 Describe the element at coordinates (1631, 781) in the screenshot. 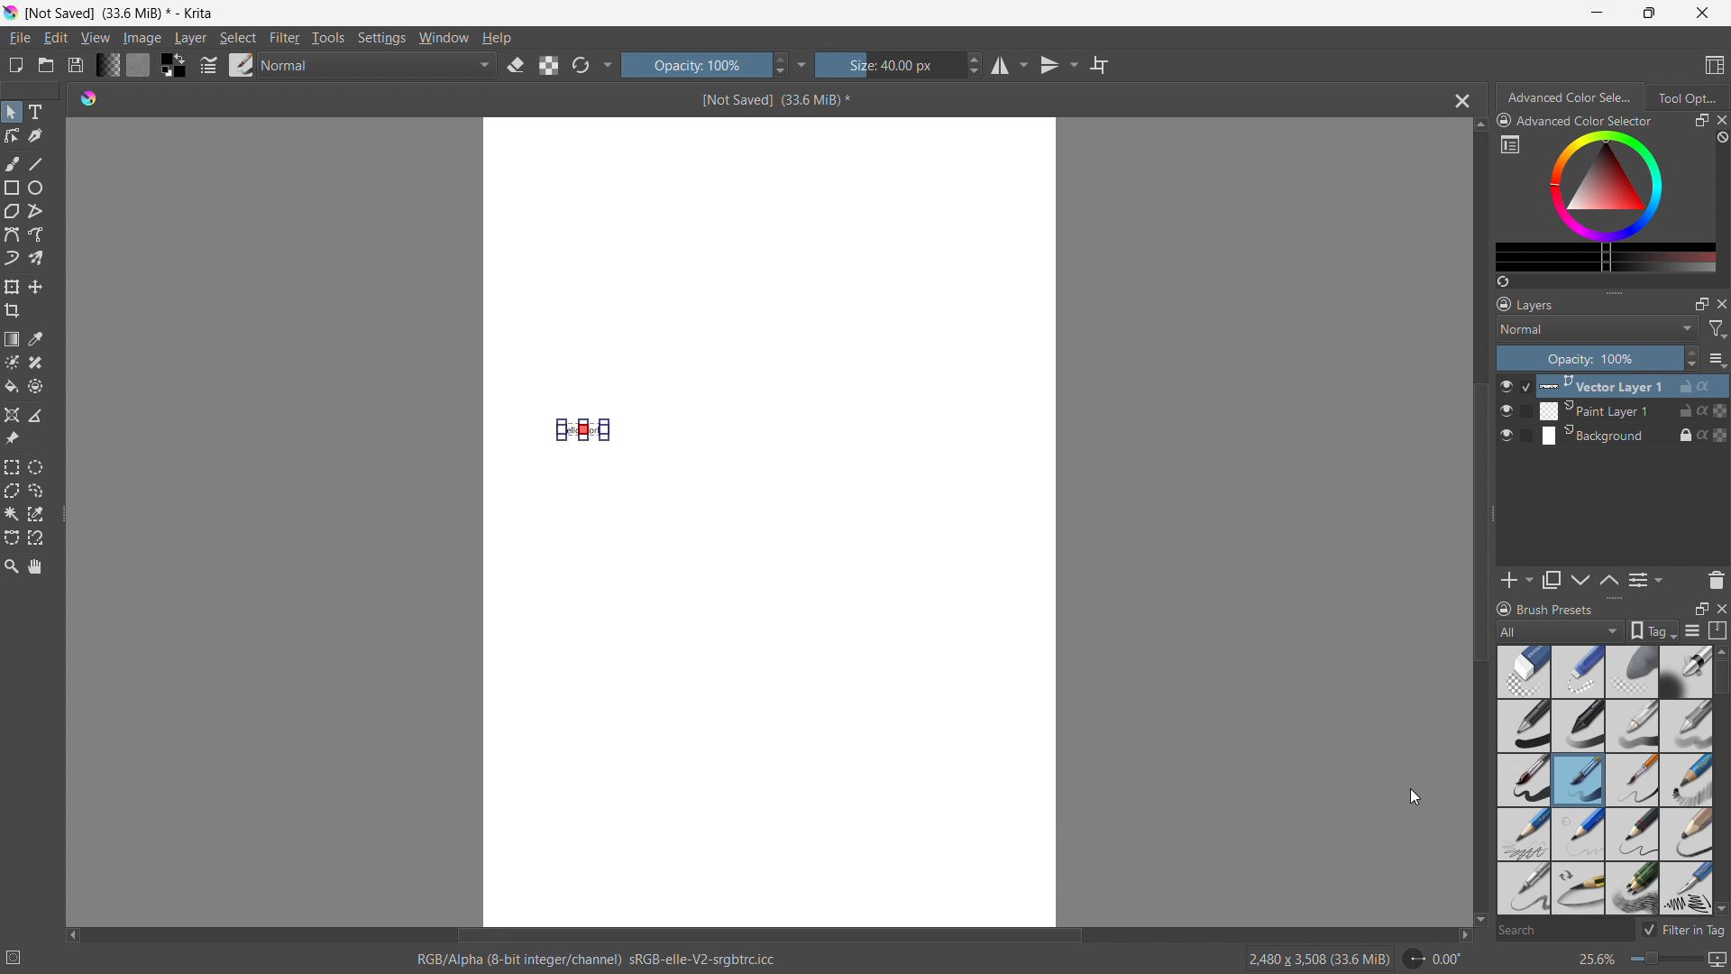

I see `small pin brush` at that location.